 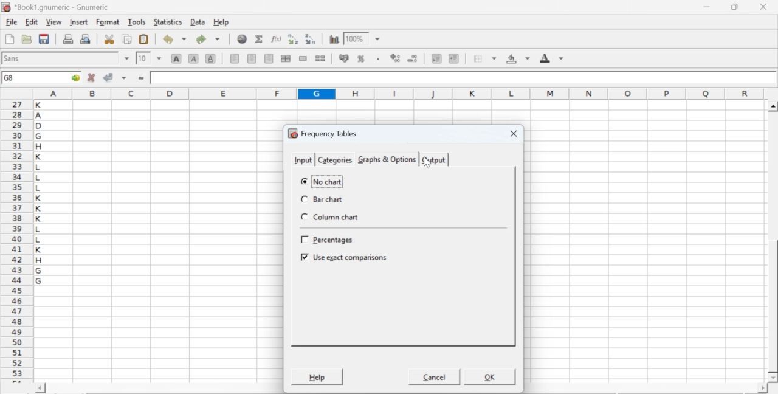 I want to click on align right, so click(x=269, y=59).